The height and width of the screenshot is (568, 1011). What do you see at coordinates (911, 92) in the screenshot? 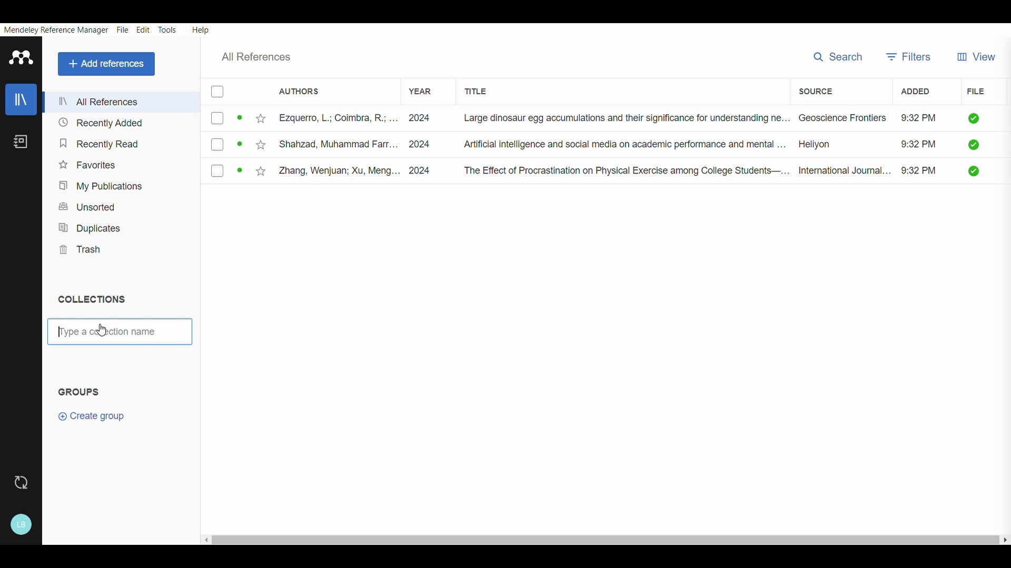
I see `ADDED` at bounding box center [911, 92].